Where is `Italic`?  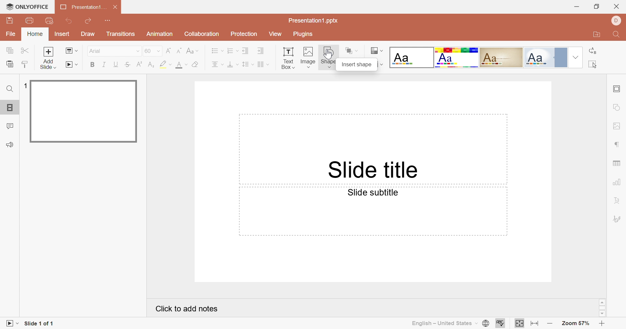 Italic is located at coordinates (104, 64).